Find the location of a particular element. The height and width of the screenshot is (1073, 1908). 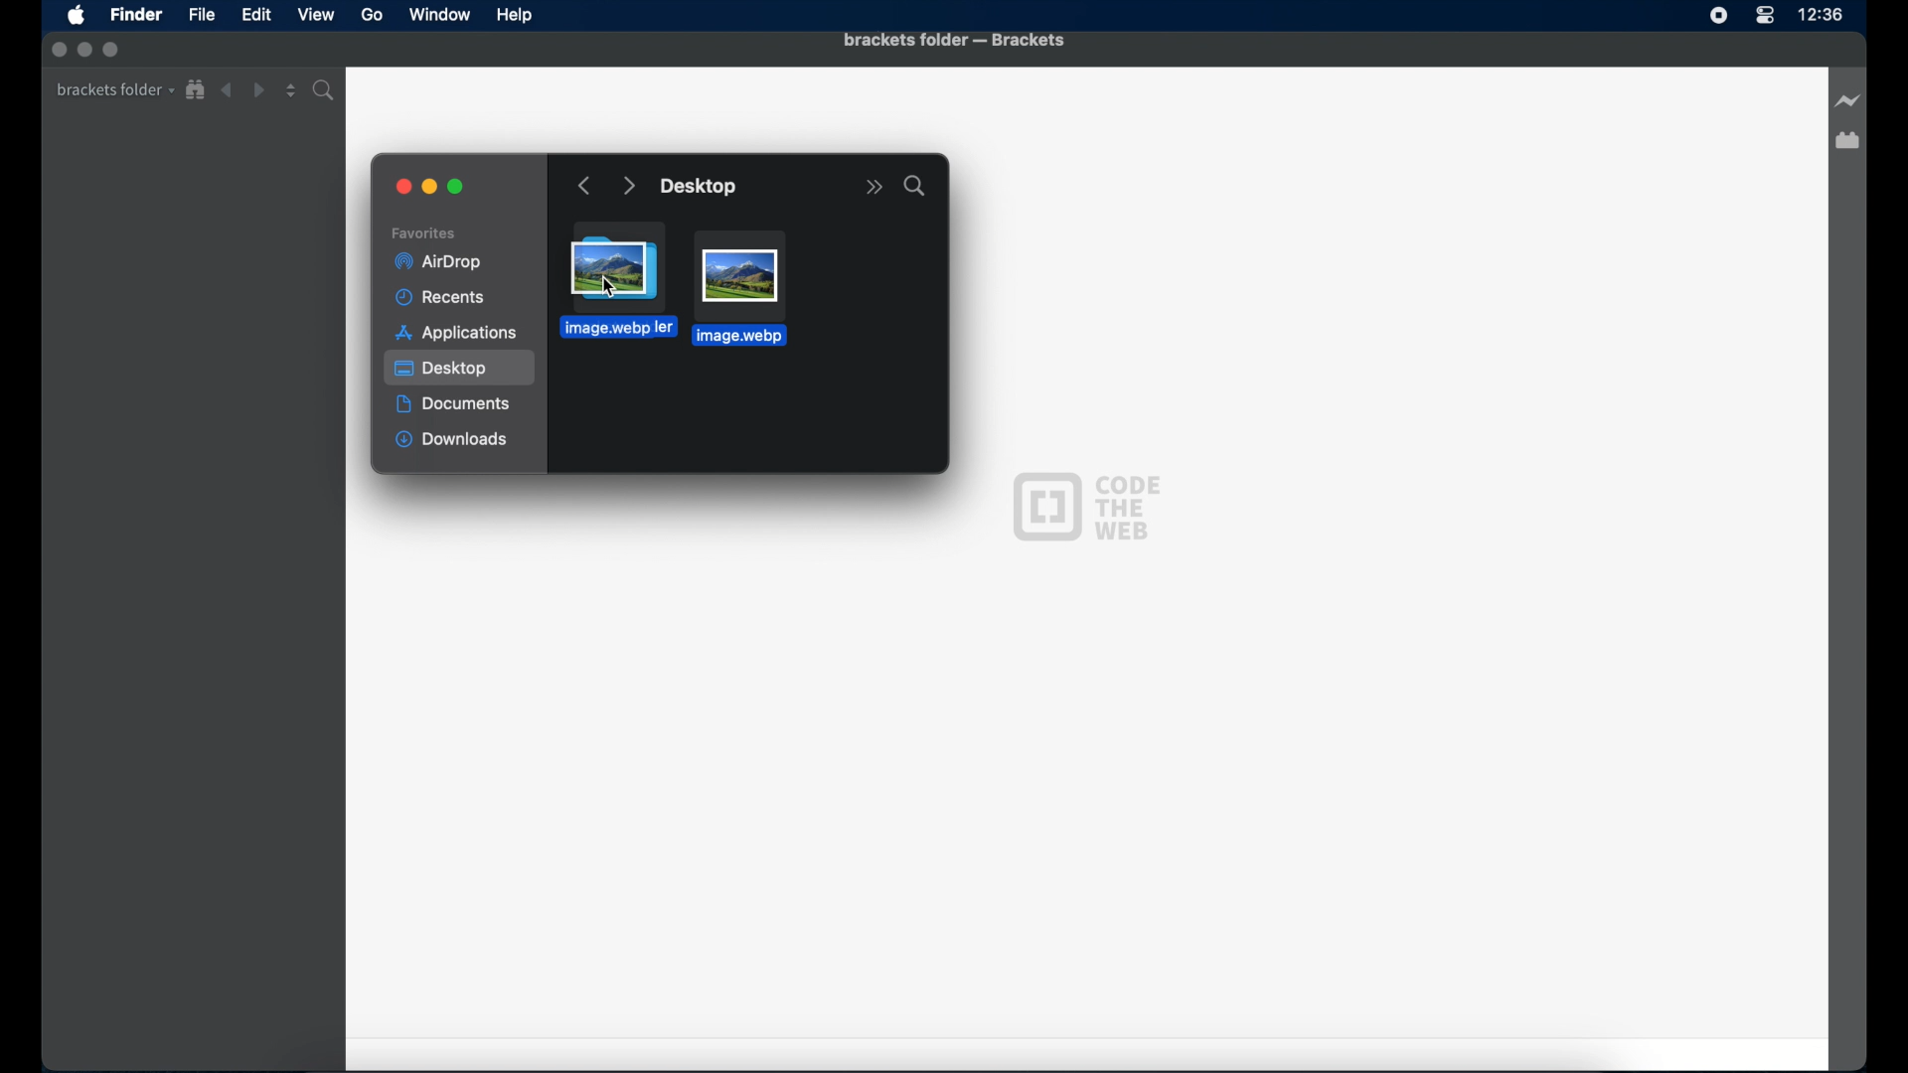

desktop is located at coordinates (701, 188).